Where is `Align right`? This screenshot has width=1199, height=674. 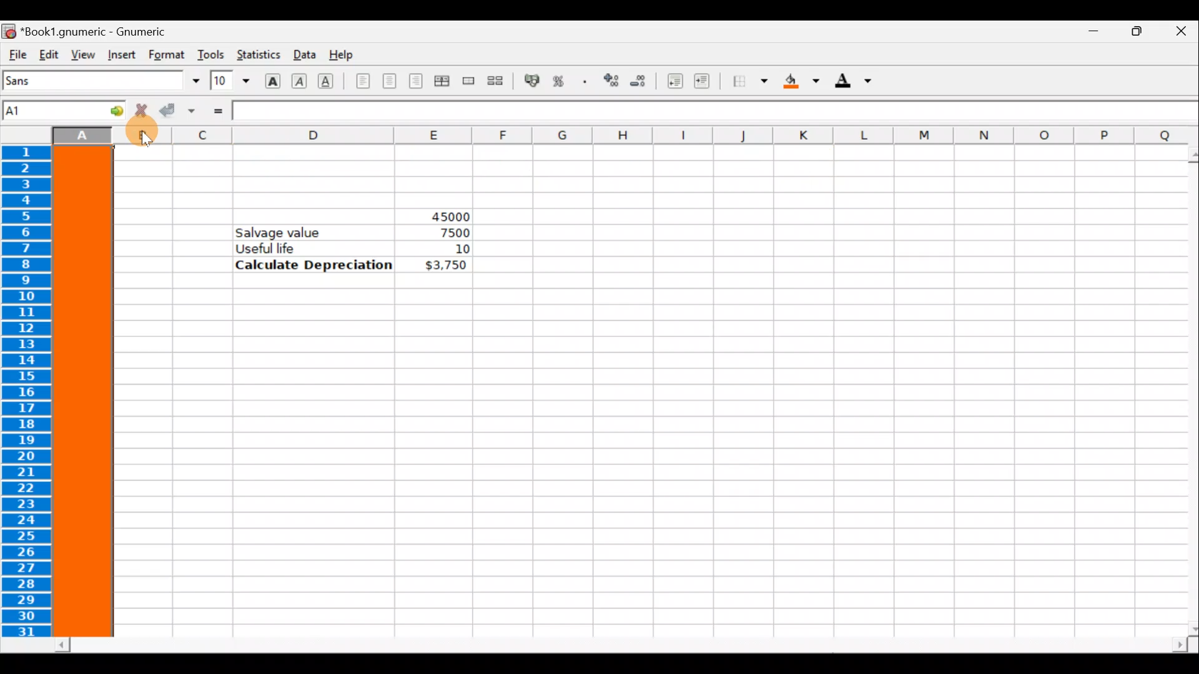 Align right is located at coordinates (415, 82).